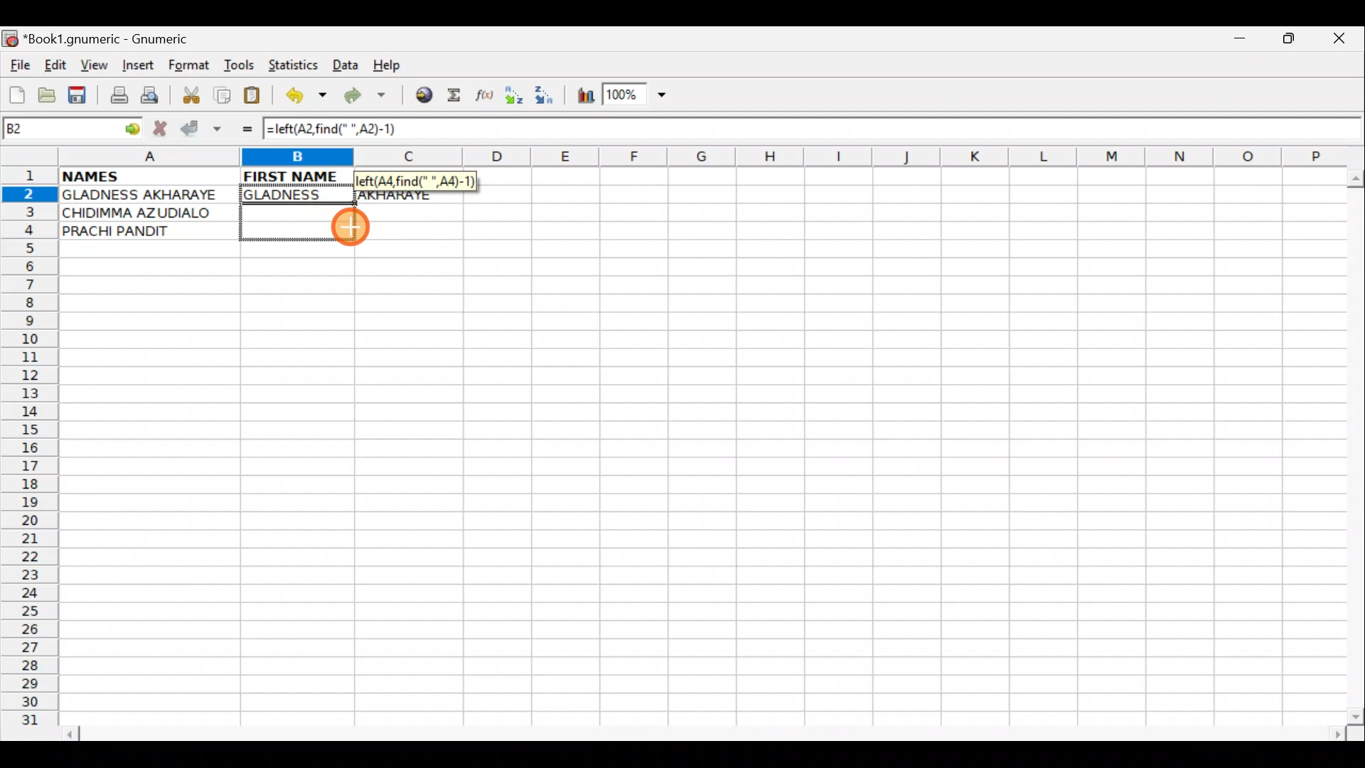  I want to click on Sort Ascending order, so click(518, 98).